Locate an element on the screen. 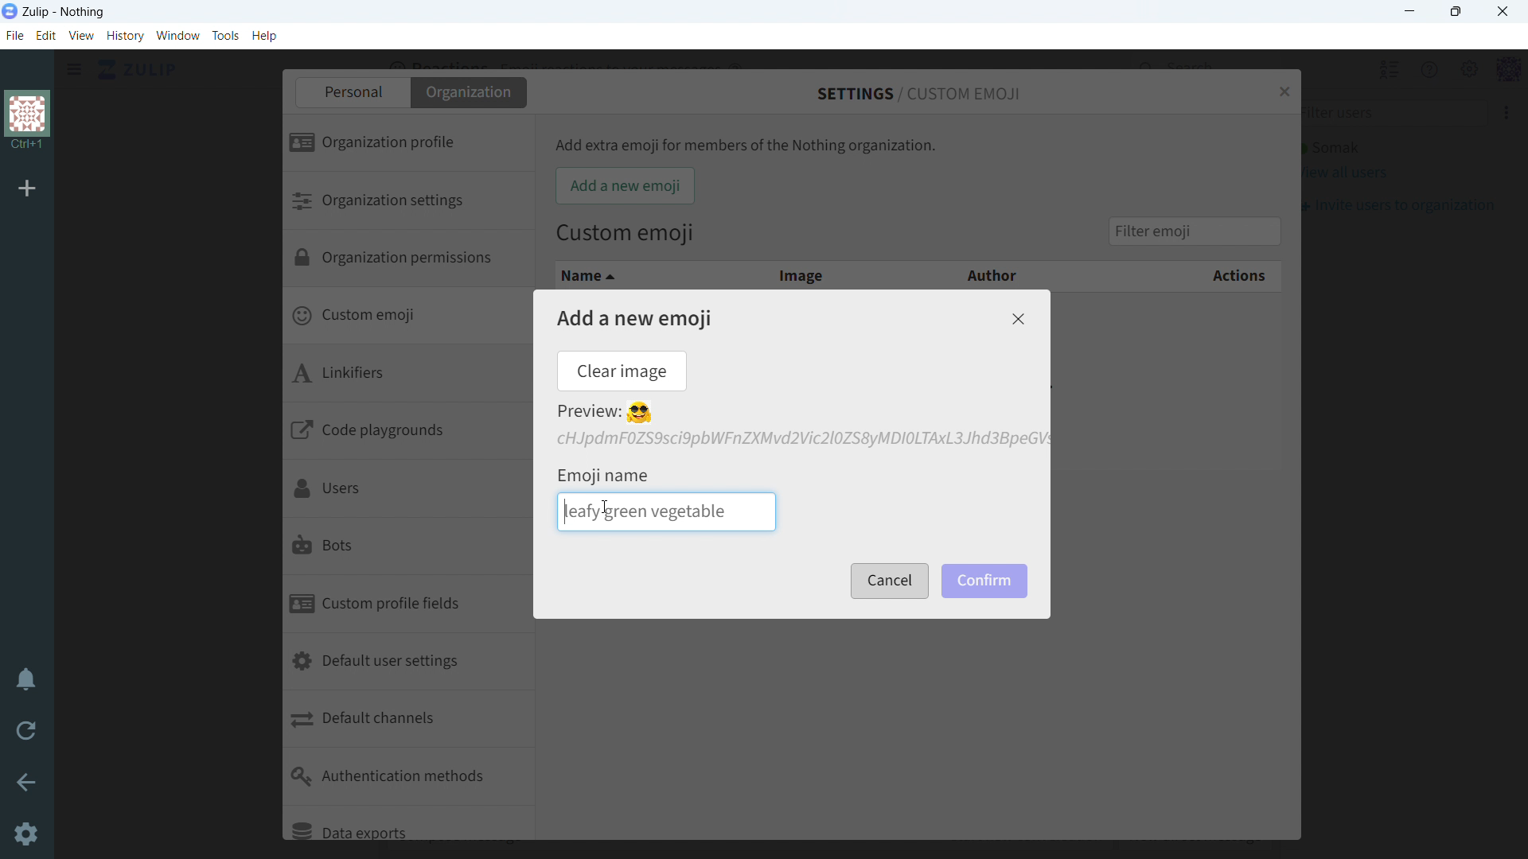  authentication methods is located at coordinates (408, 777).